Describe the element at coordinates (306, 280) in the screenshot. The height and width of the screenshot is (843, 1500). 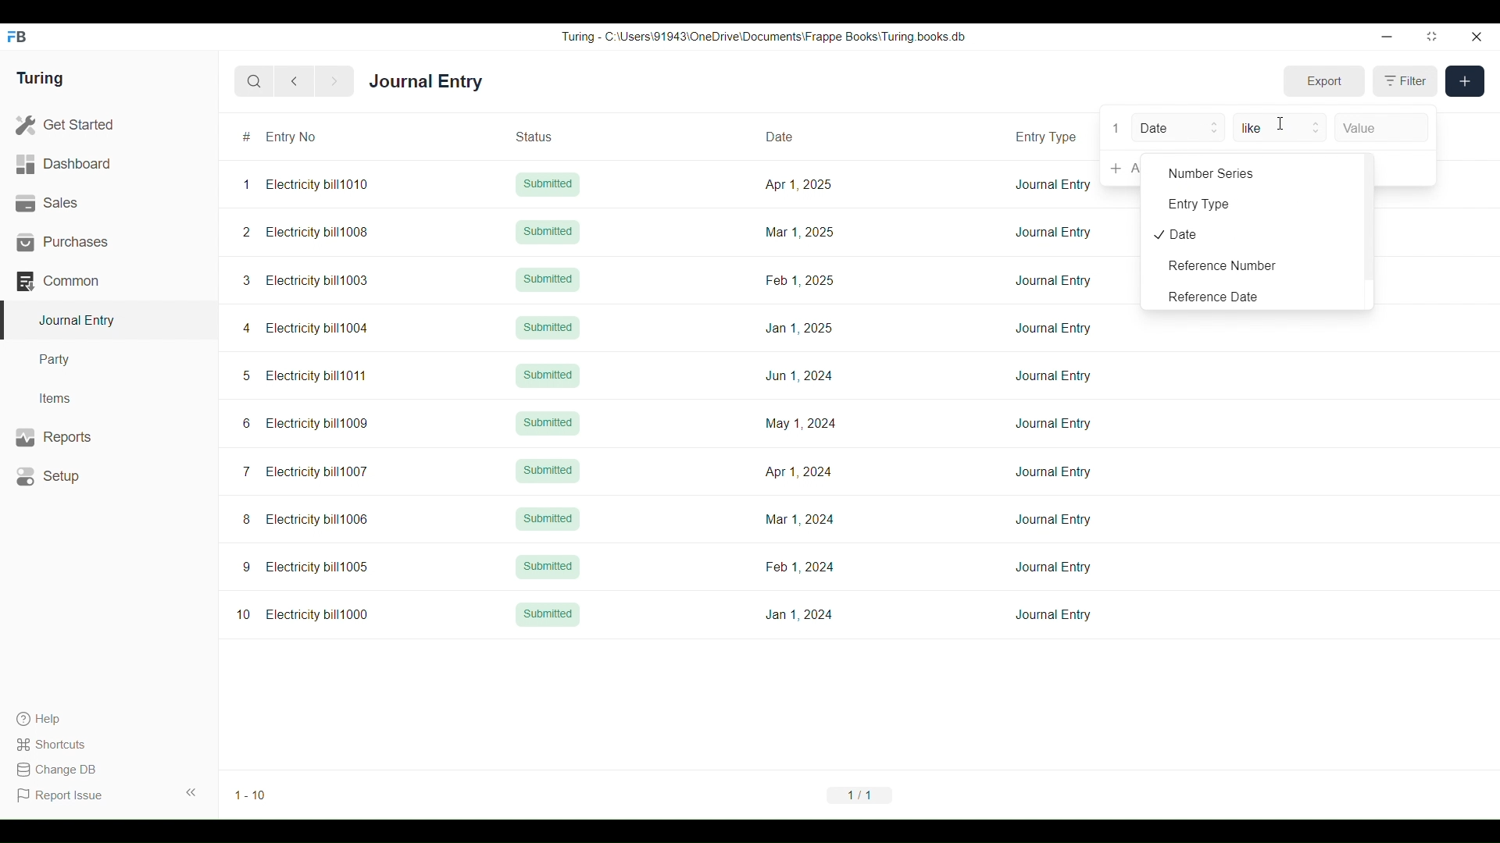
I see `3 Electricity bill1003` at that location.